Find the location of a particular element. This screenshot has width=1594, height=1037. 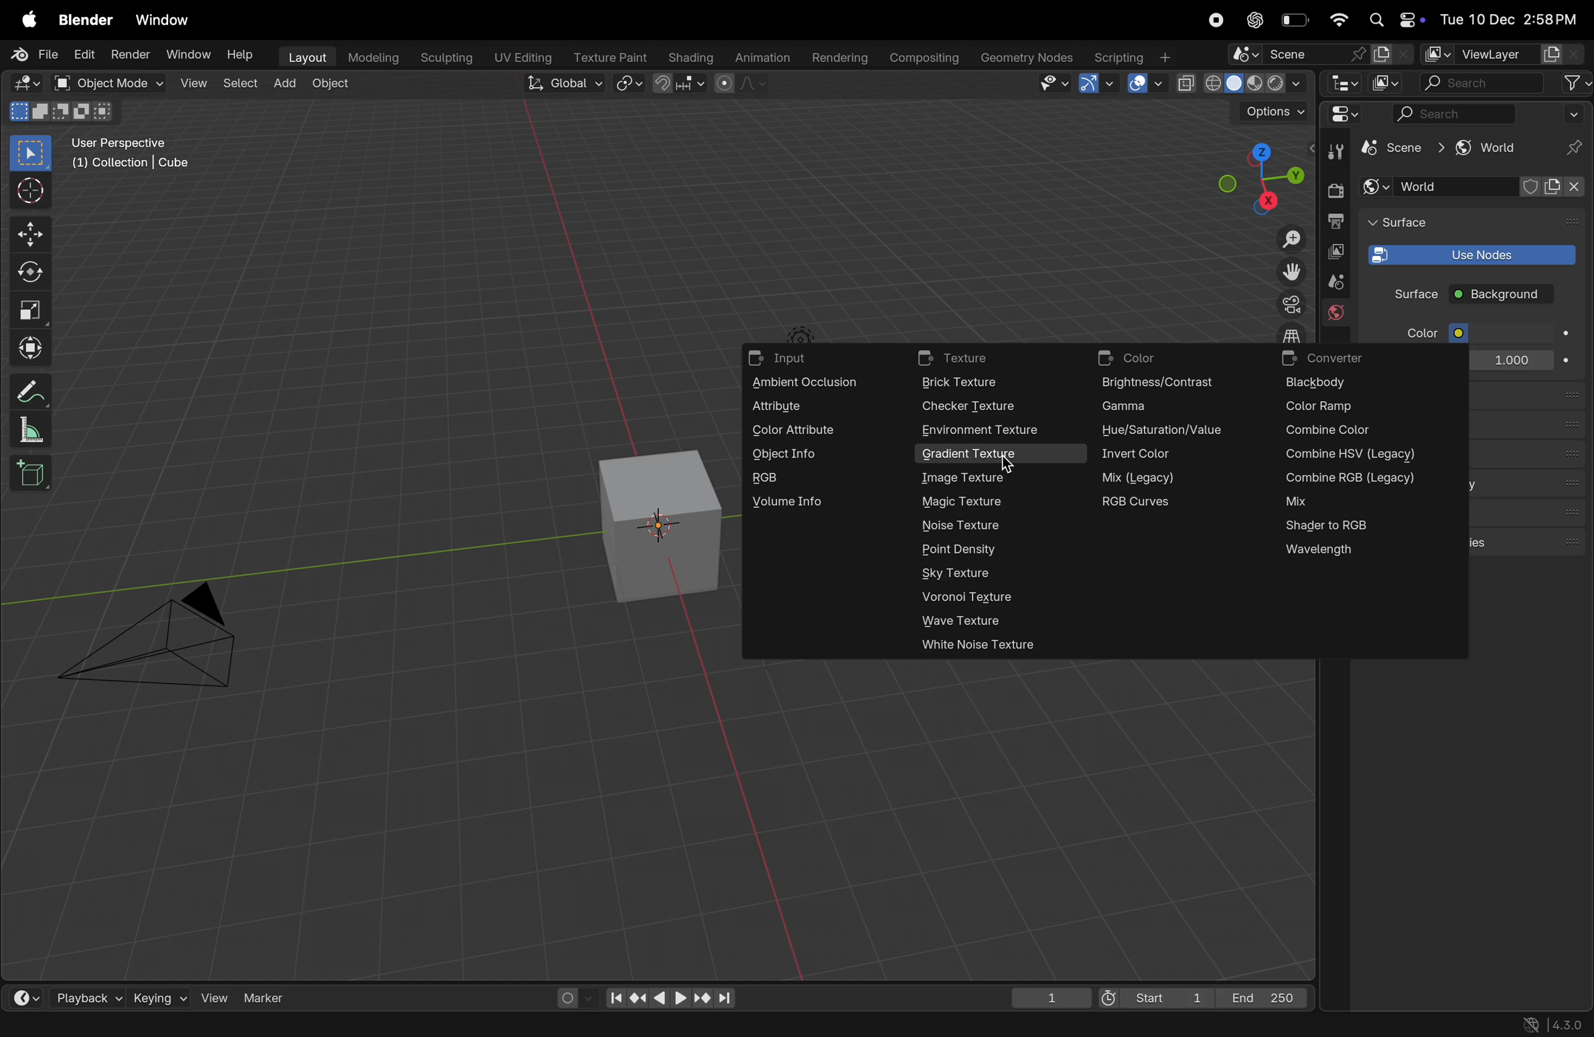

playback controls is located at coordinates (666, 994).